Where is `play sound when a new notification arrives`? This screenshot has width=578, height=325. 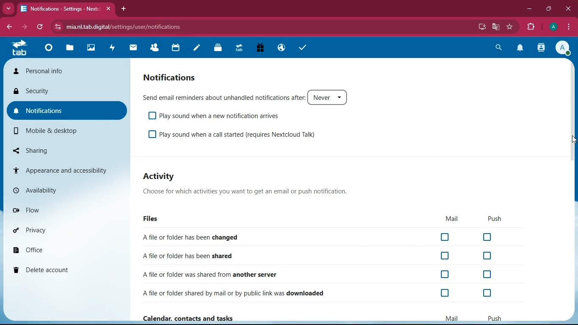
play sound when a new notification arrives is located at coordinates (220, 116).